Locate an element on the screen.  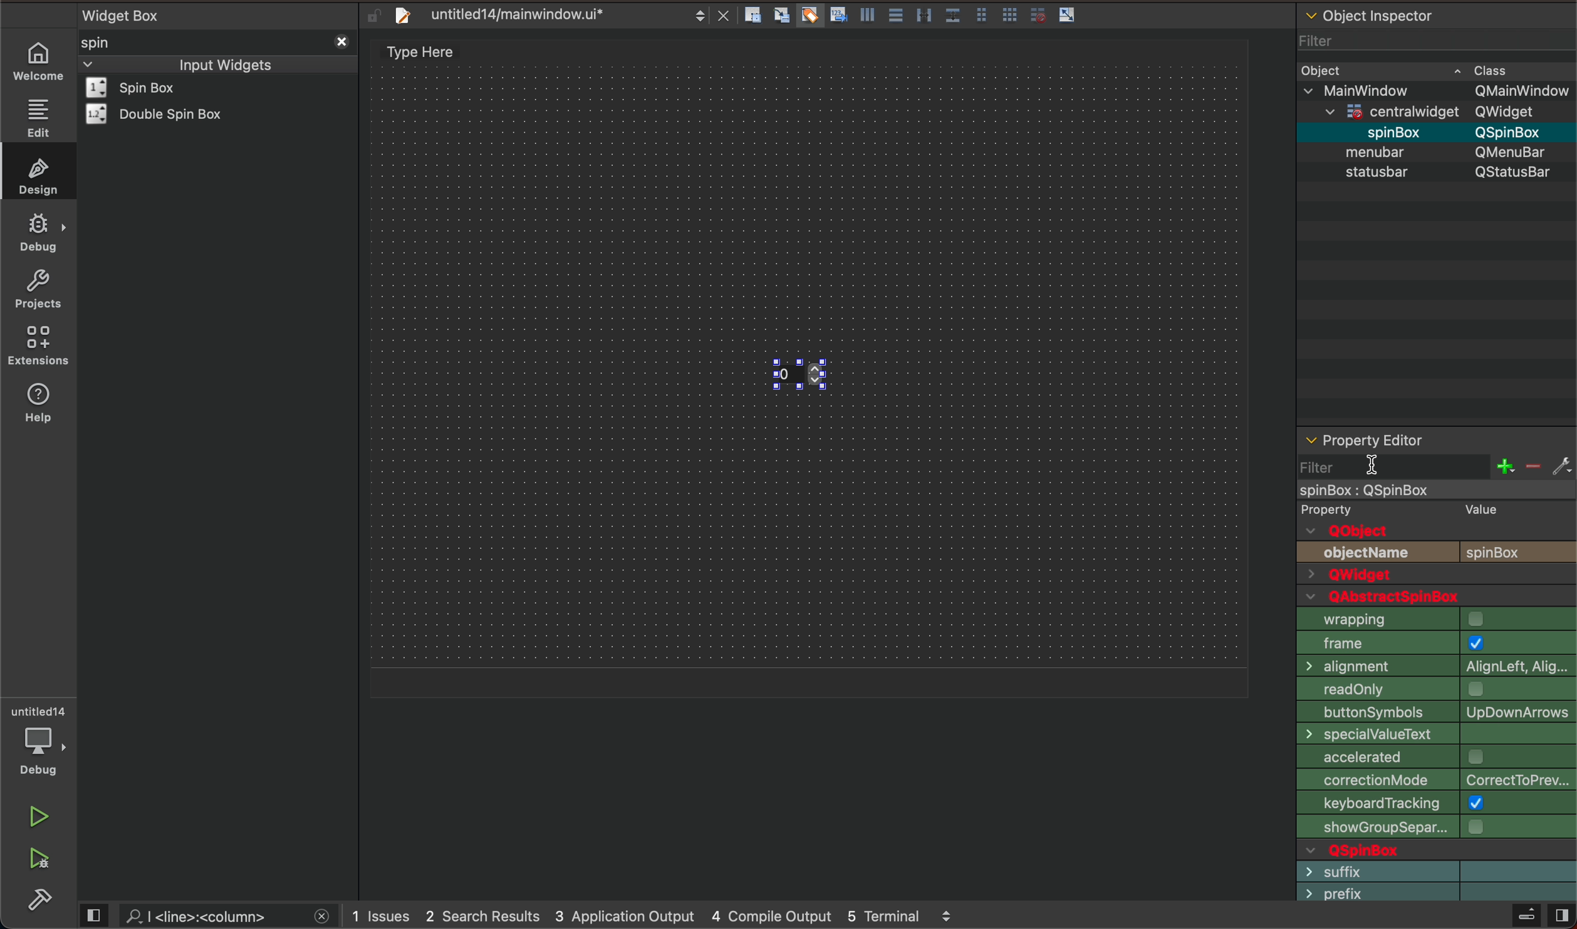
extension is located at coordinates (39, 346).